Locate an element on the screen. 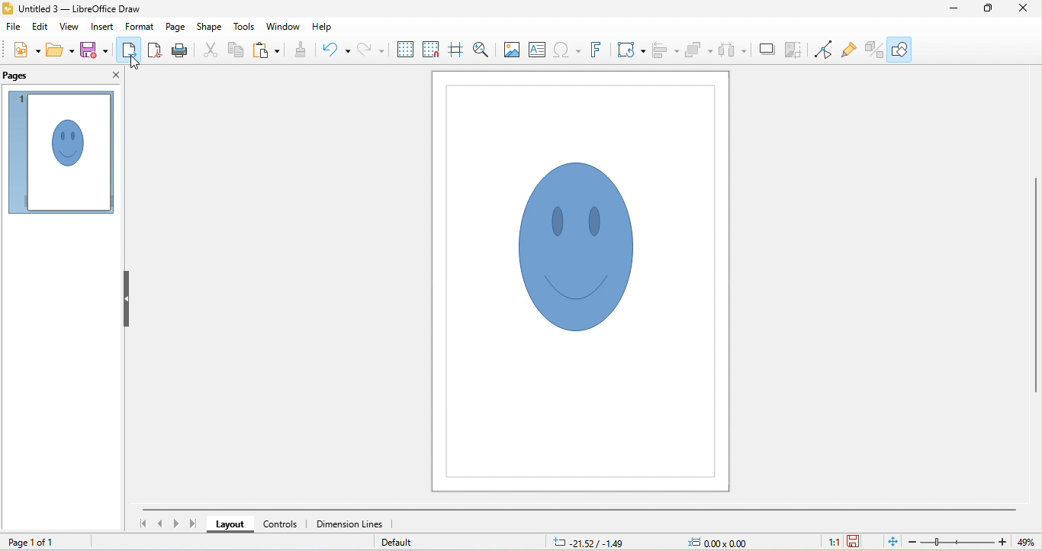 This screenshot has width=1042, height=551. page 1 of 1 is located at coordinates (32, 543).